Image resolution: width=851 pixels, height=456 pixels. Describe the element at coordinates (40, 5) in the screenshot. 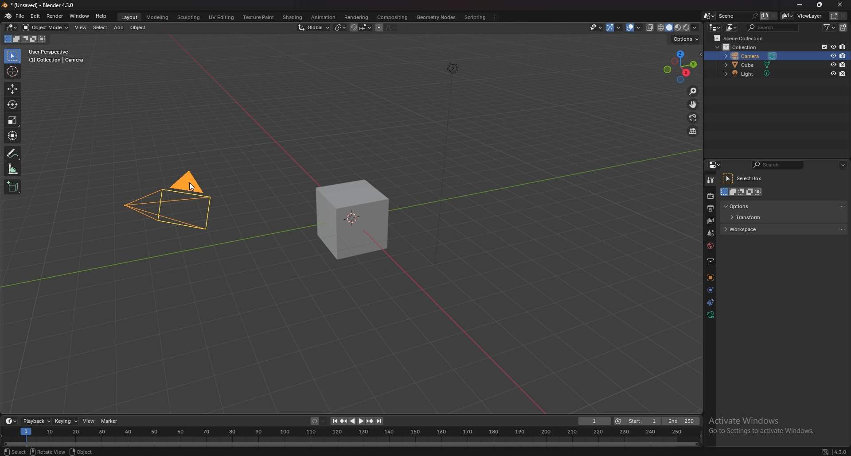

I see `title` at that location.